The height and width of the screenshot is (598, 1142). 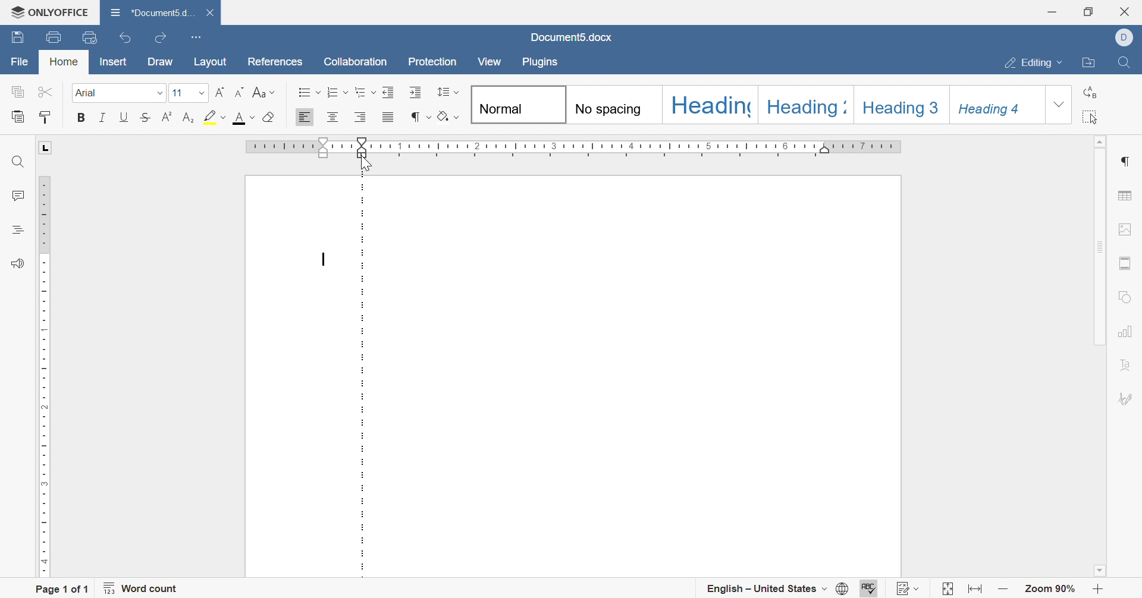 What do you see at coordinates (309, 92) in the screenshot?
I see `bullets` at bounding box center [309, 92].